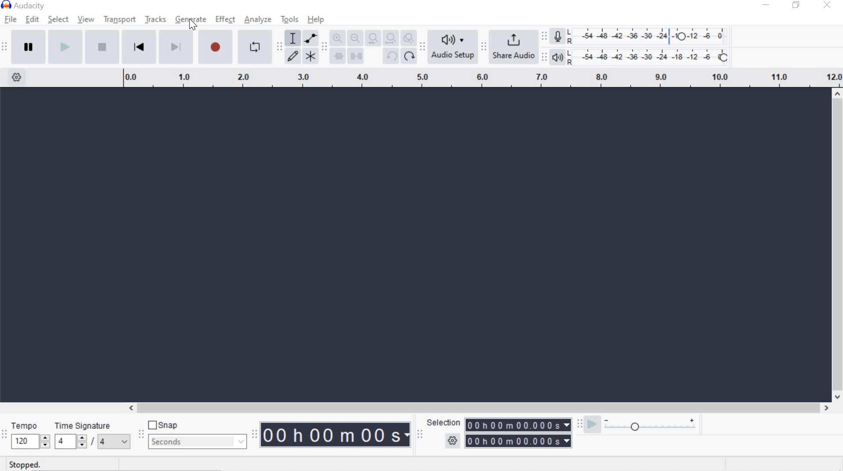  I want to click on pause, so click(28, 46).